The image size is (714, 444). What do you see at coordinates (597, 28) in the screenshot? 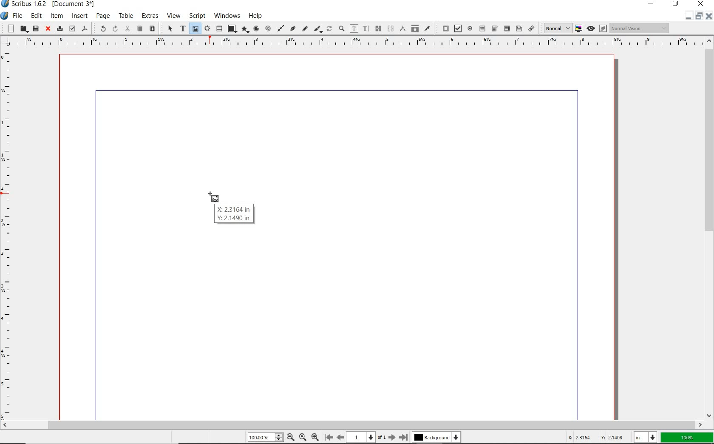
I see `preview mode` at bounding box center [597, 28].